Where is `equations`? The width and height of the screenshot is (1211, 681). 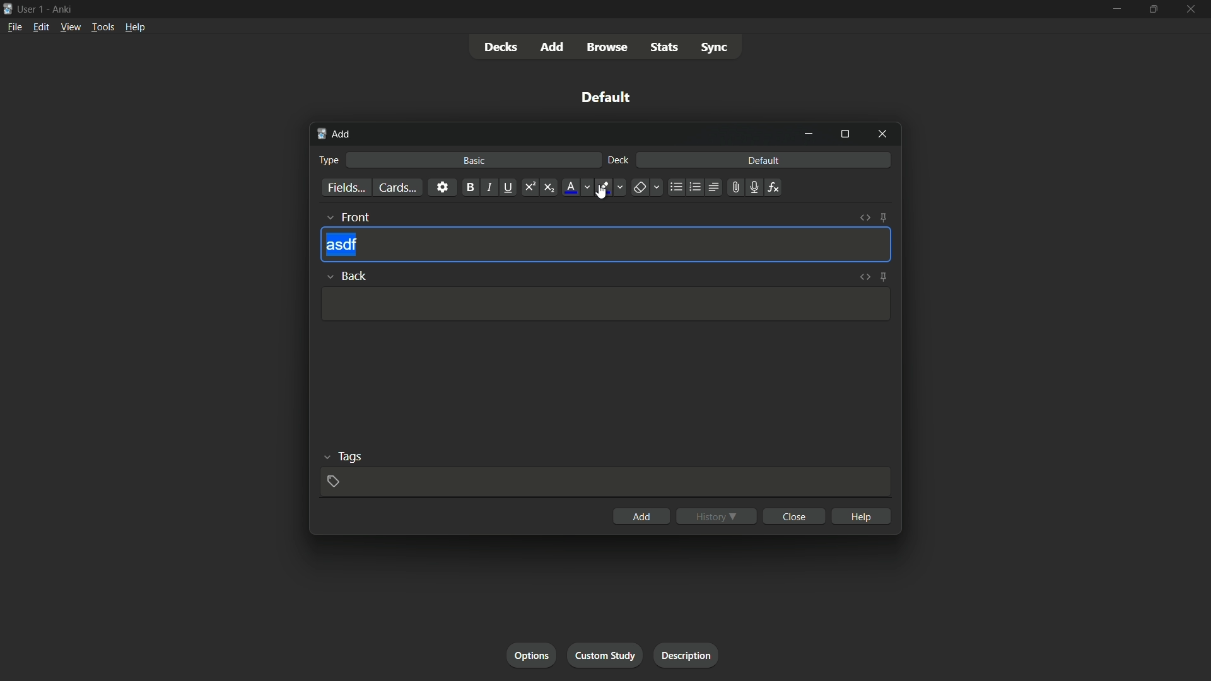
equations is located at coordinates (775, 187).